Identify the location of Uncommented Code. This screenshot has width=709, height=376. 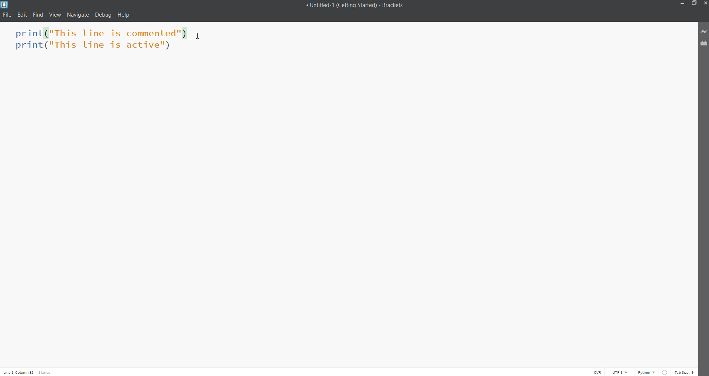
(98, 34).